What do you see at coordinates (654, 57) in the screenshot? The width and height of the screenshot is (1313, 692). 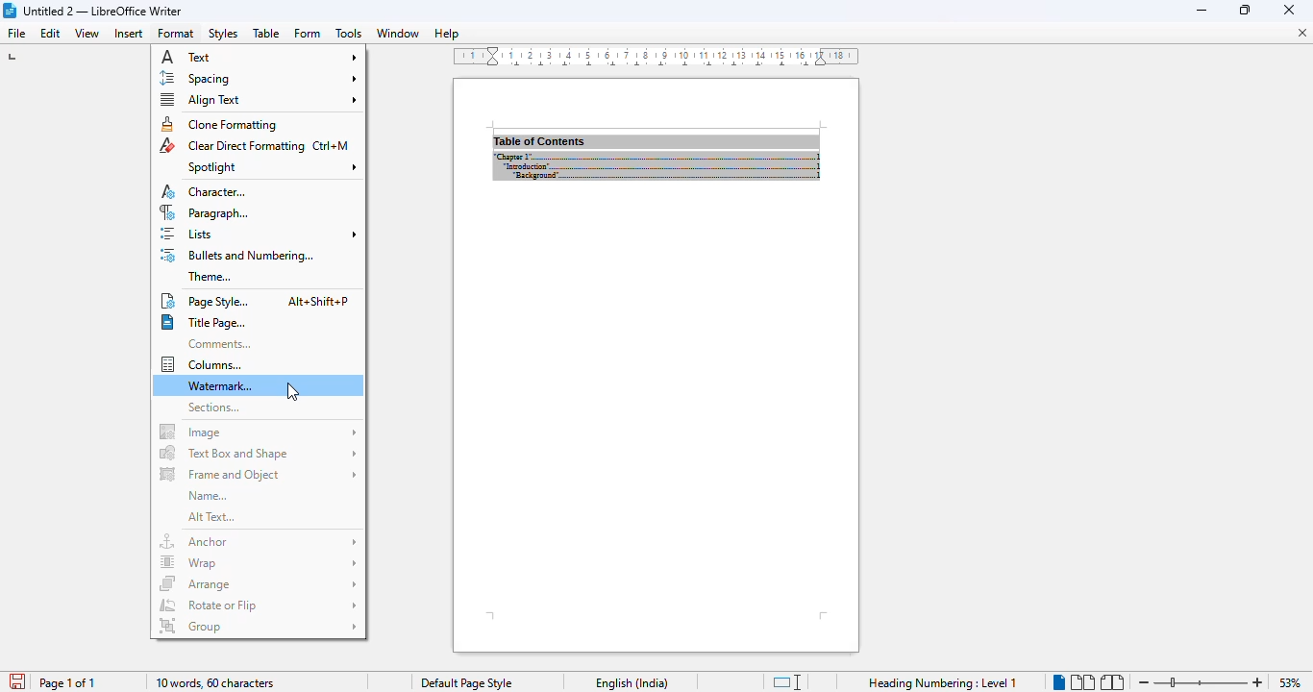 I see `ruler` at bounding box center [654, 57].